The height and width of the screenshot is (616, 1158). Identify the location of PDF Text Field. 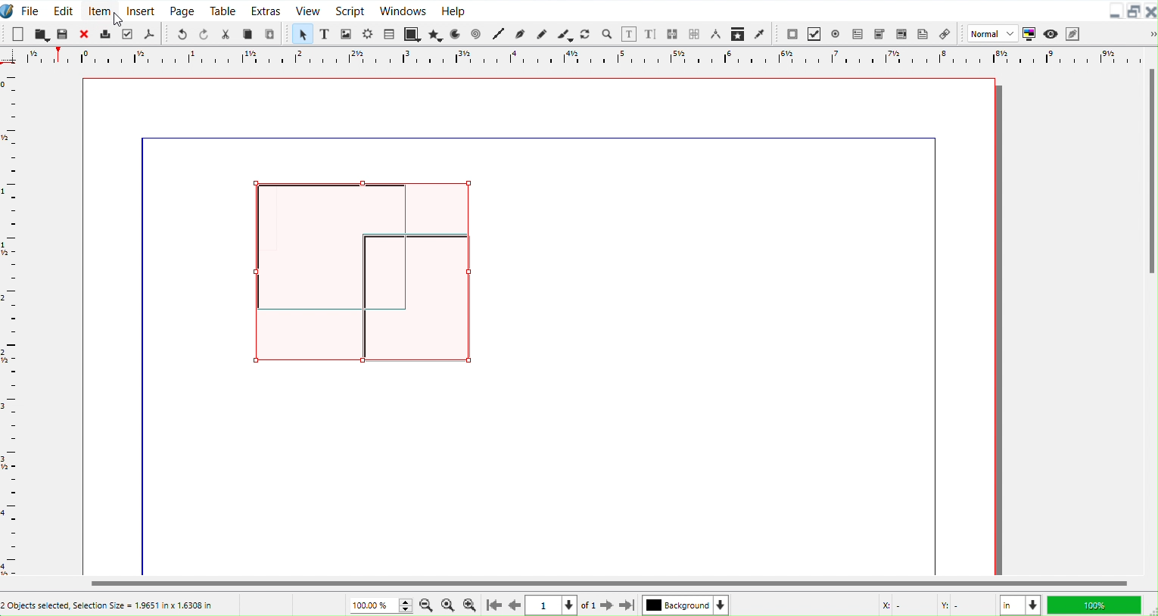
(858, 33).